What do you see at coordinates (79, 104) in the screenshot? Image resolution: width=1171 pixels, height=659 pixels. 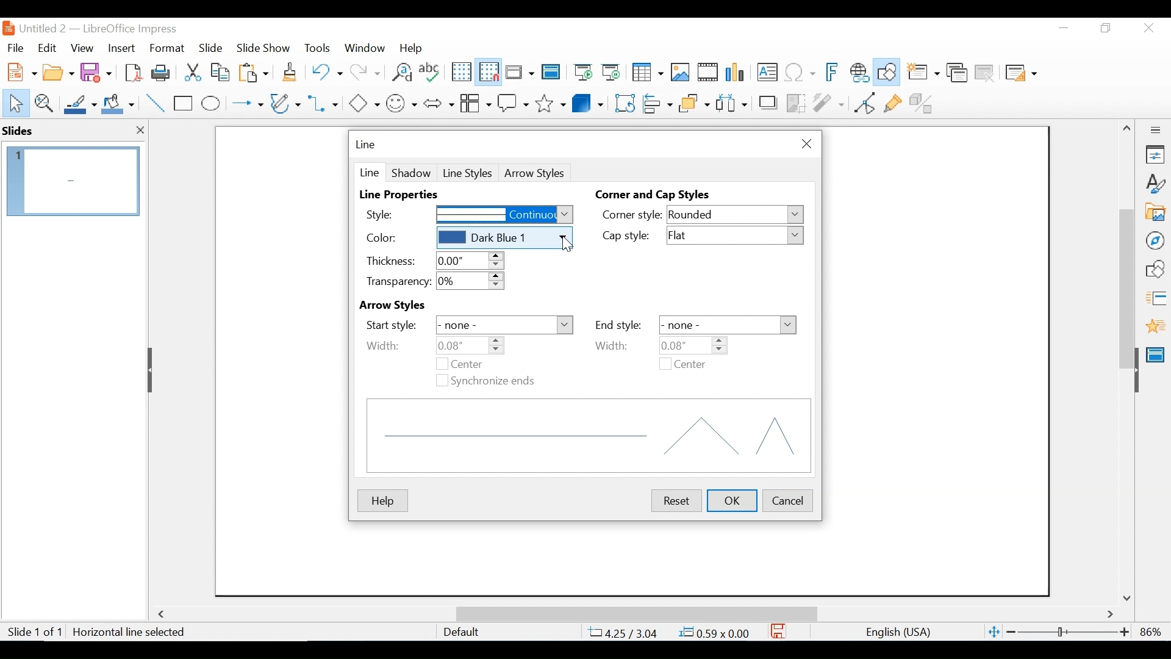 I see `Line Color` at bounding box center [79, 104].